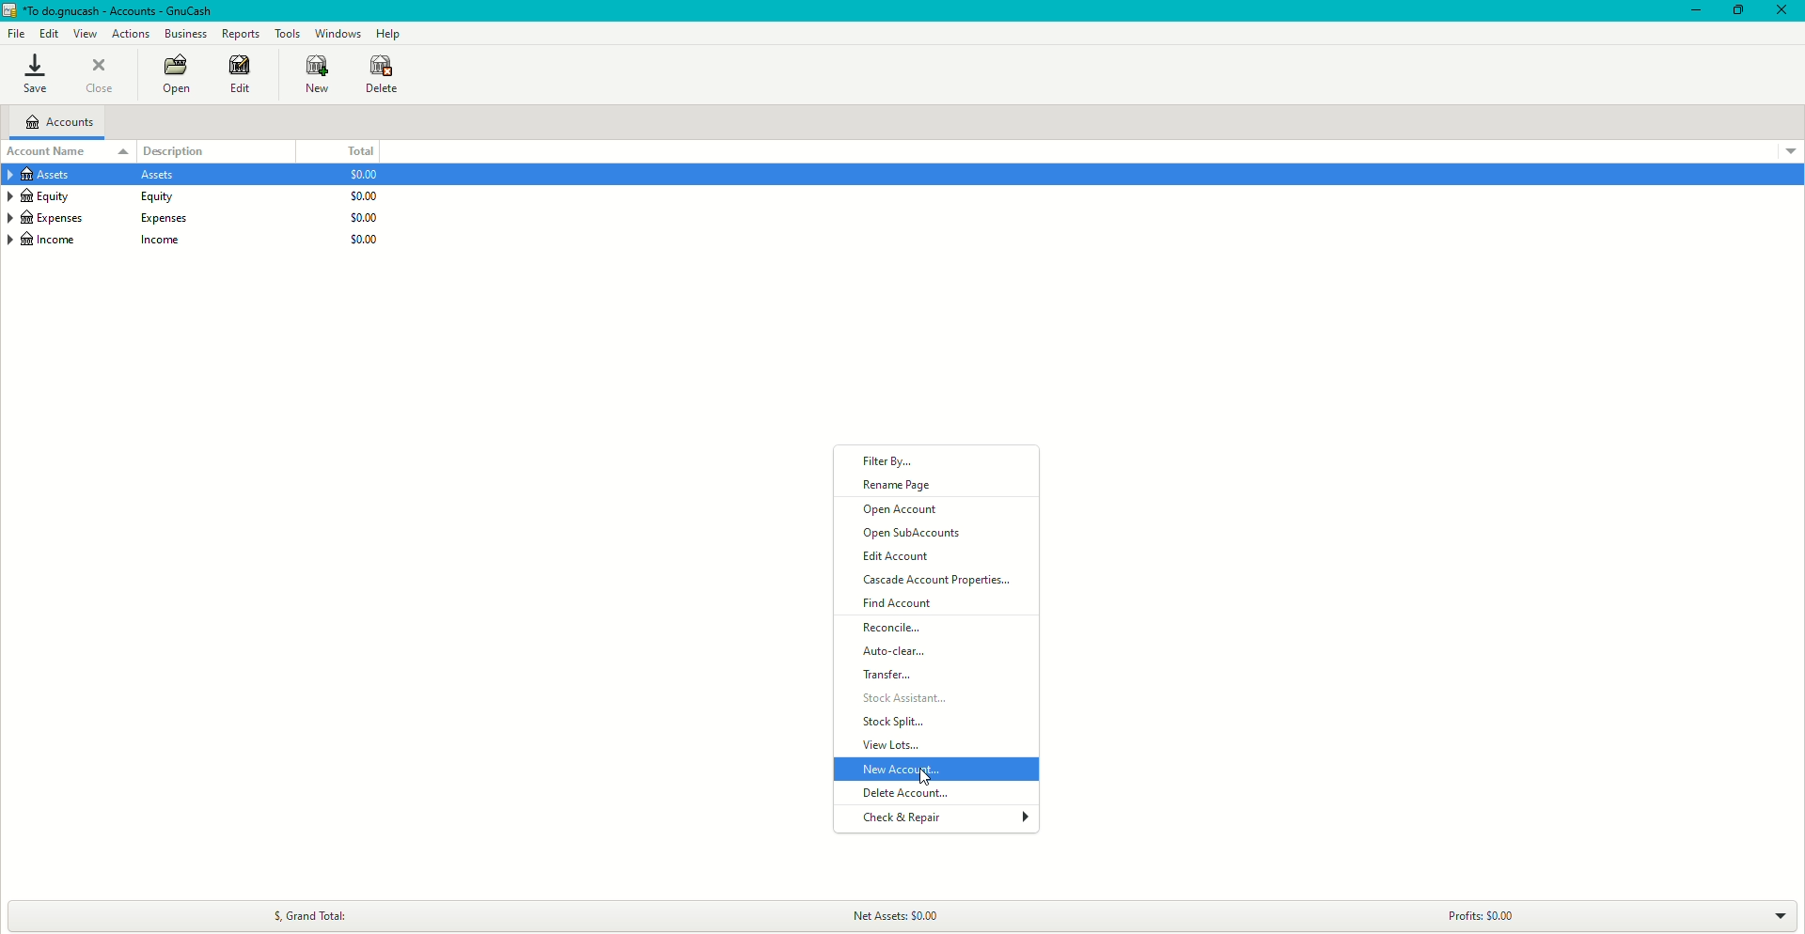  I want to click on Equity, so click(101, 197).